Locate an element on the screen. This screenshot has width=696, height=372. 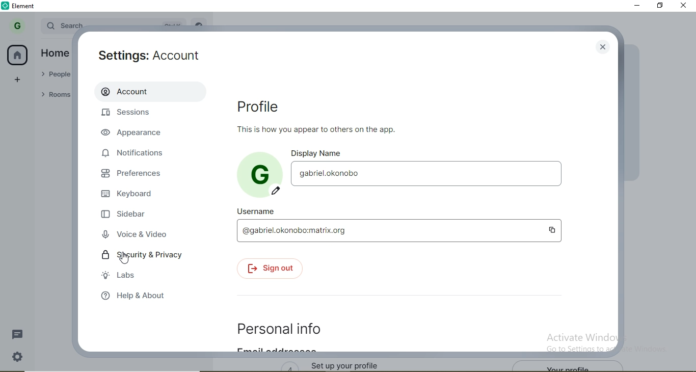
close is located at coordinates (684, 6).